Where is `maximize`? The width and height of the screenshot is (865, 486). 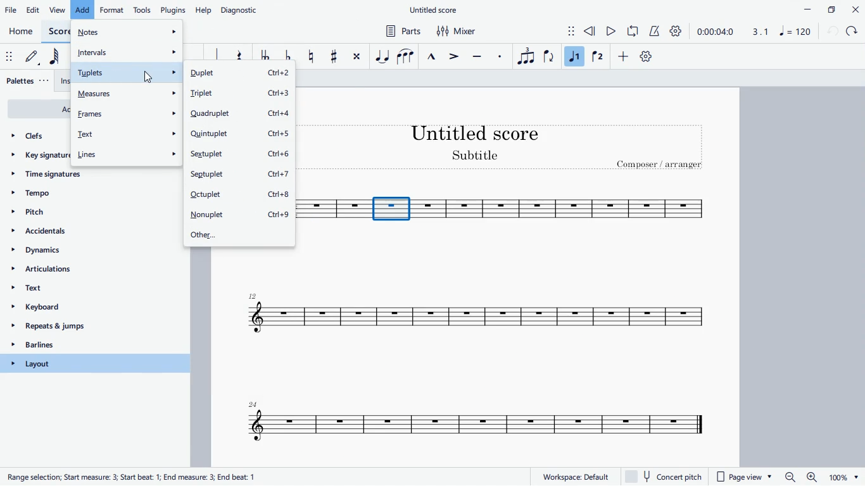 maximize is located at coordinates (831, 9).